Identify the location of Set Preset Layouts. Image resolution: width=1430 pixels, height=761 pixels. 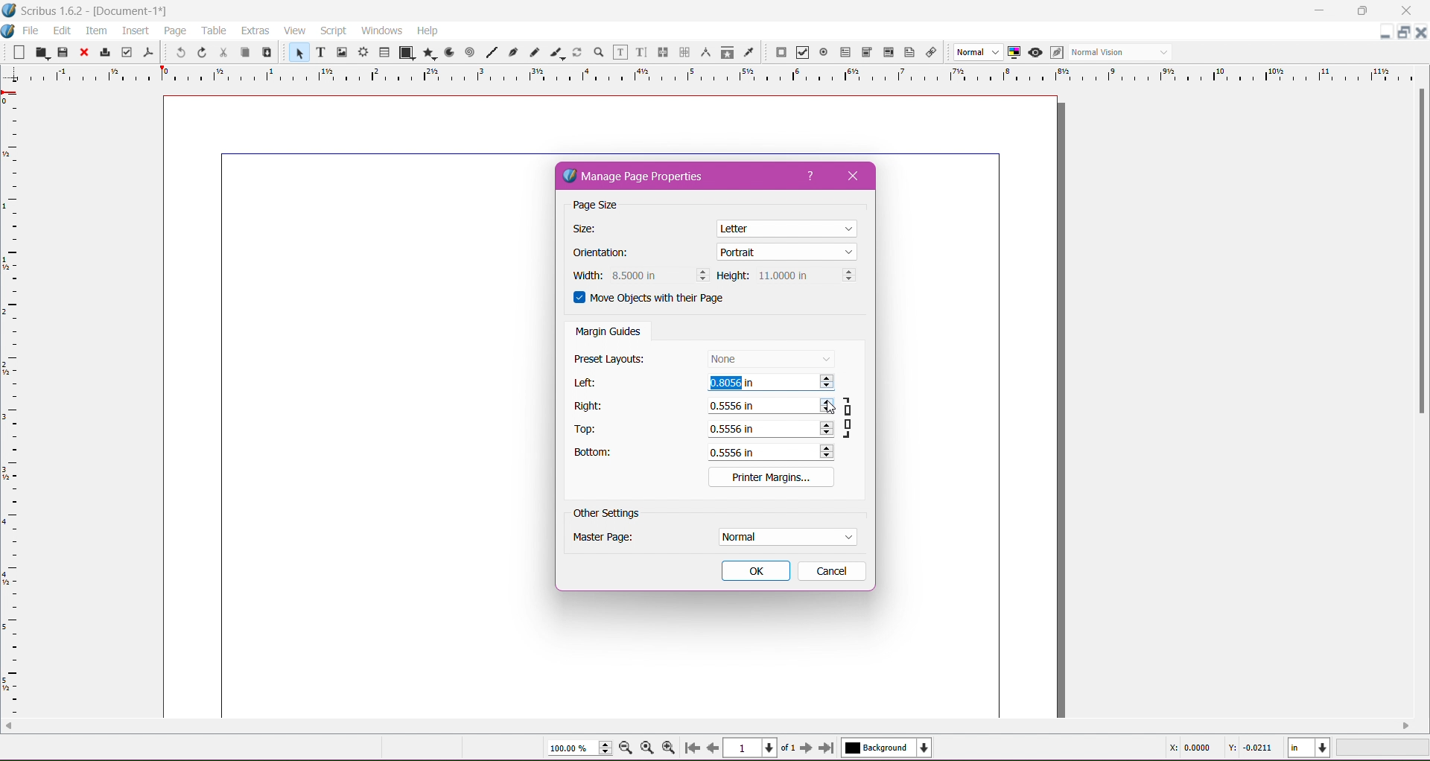
(770, 358).